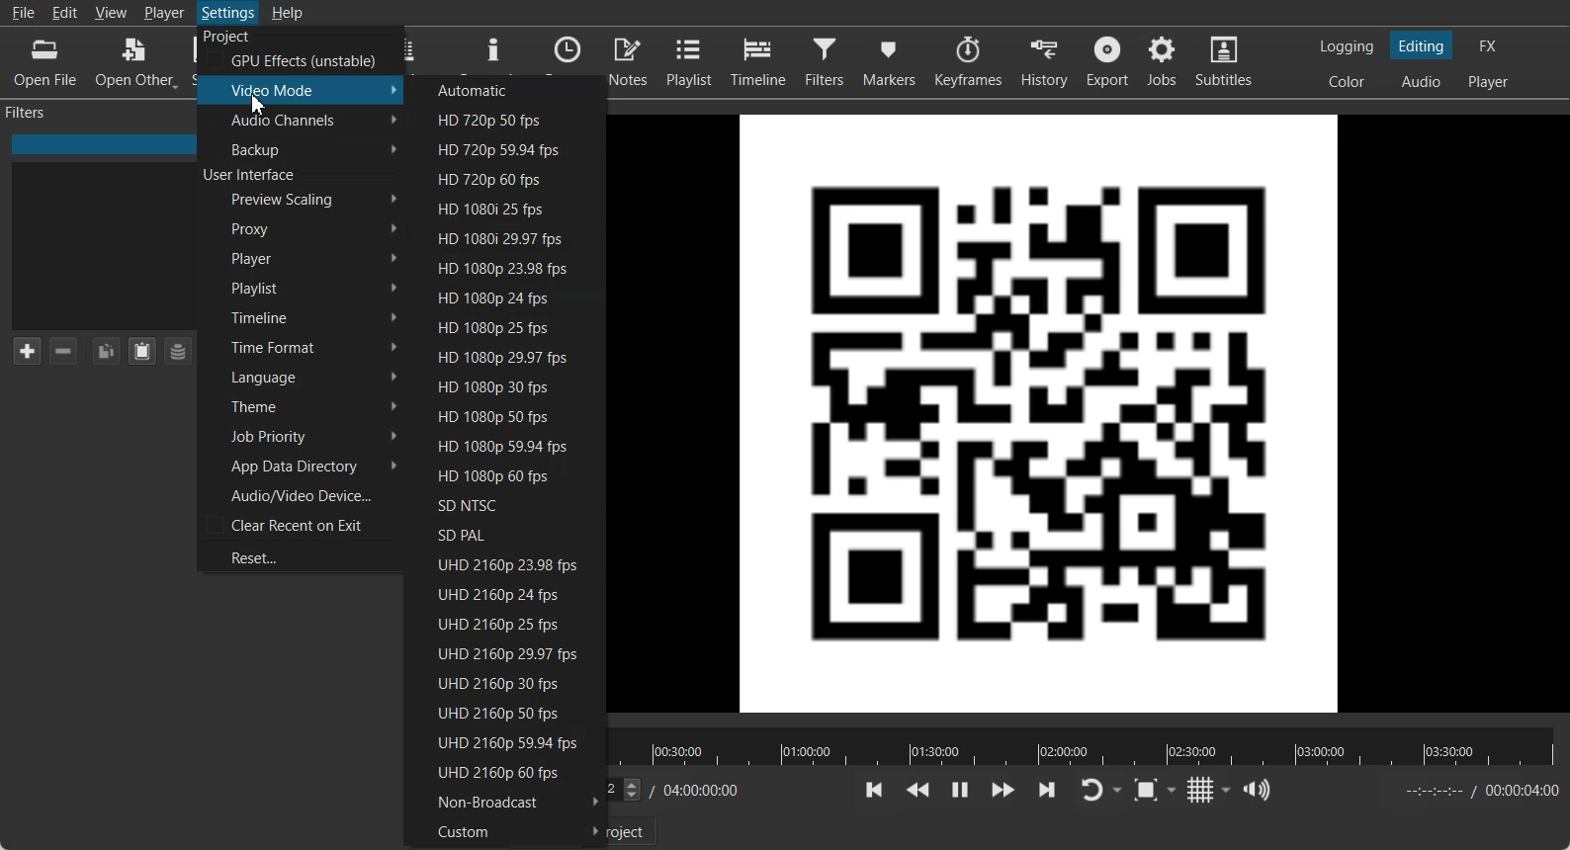 The width and height of the screenshot is (1570, 850). Describe the element at coordinates (505, 120) in the screenshot. I see `HD 720p 50 fps` at that location.